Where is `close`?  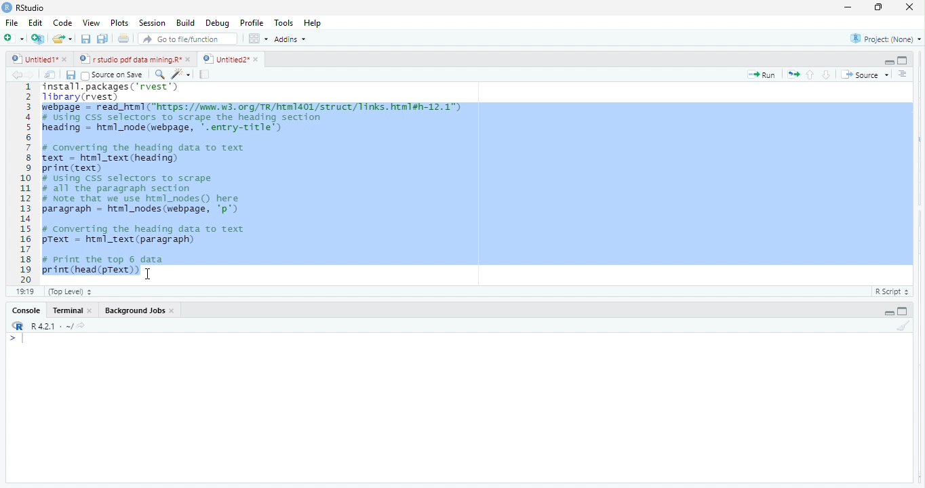 close is located at coordinates (93, 312).